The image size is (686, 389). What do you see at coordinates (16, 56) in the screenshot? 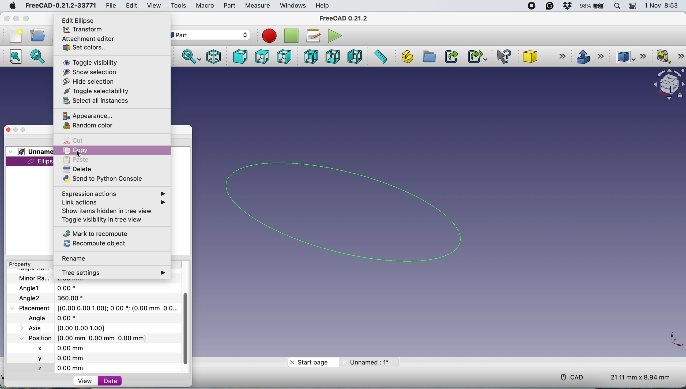
I see `fit all` at bounding box center [16, 56].